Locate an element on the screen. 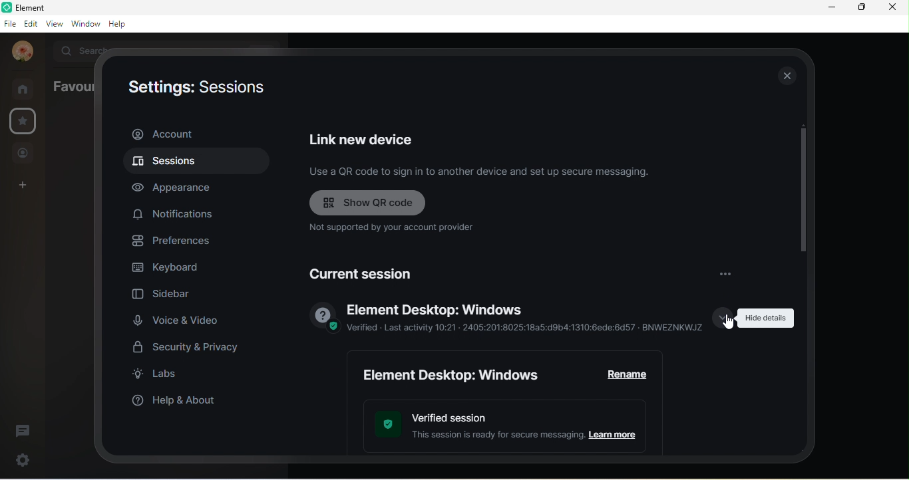  search is located at coordinates (79, 49).